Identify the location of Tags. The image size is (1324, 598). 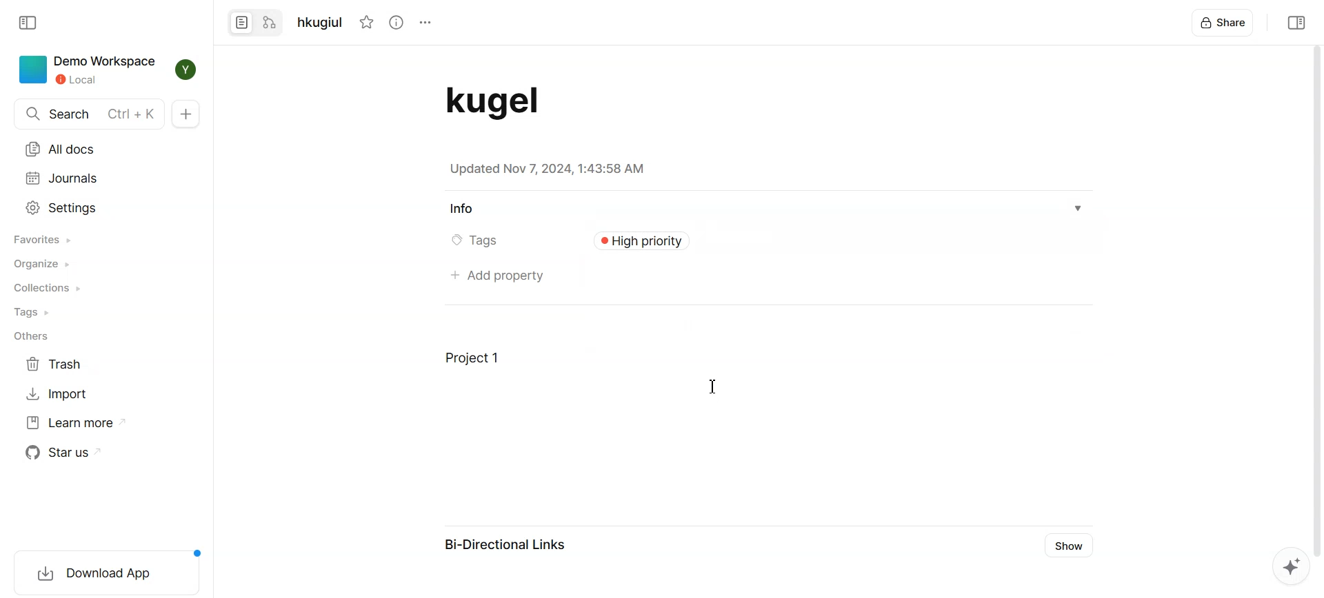
(482, 240).